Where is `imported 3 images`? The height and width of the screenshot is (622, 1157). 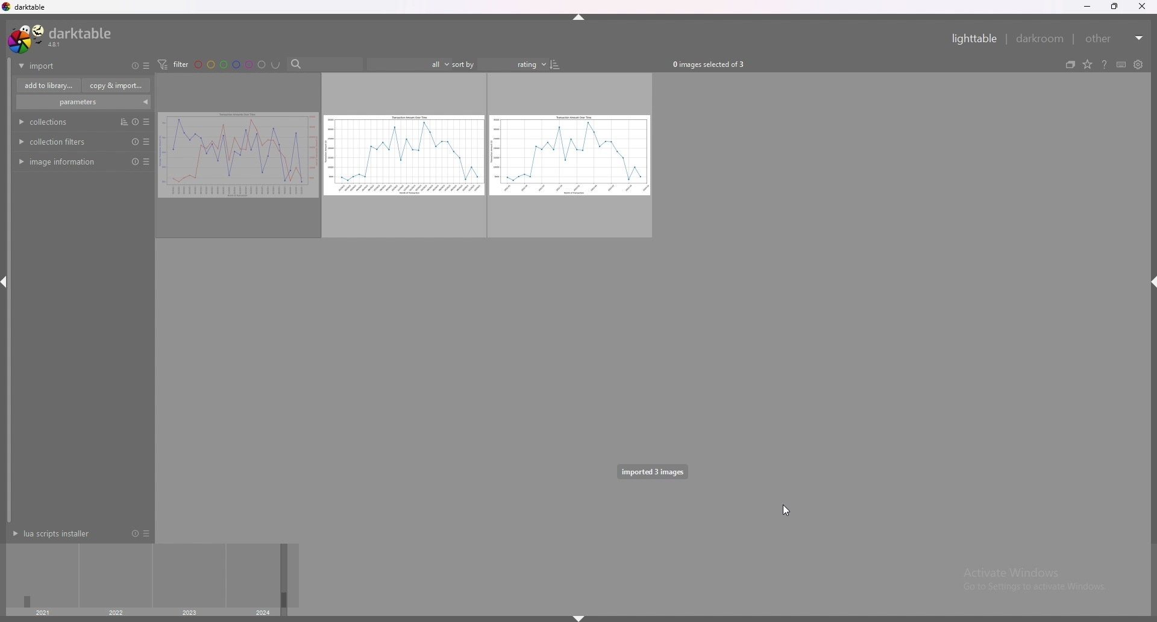
imported 3 images is located at coordinates (652, 471).